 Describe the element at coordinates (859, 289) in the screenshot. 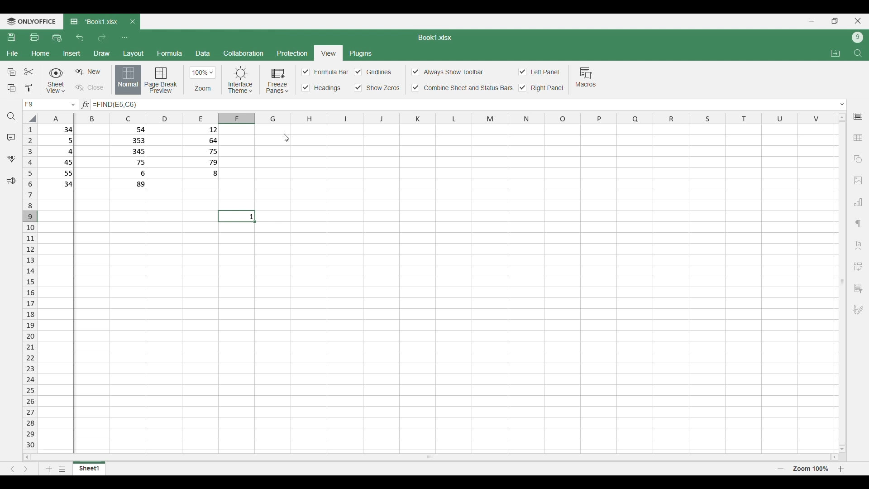

I see `Slicer` at that location.